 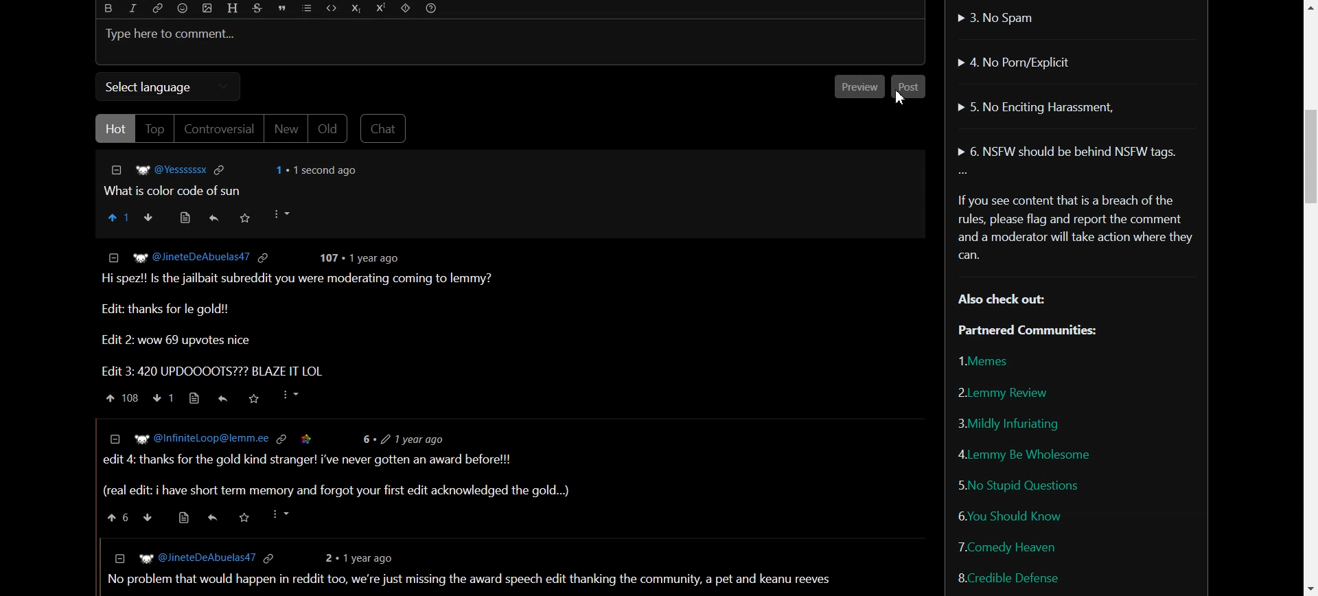 What do you see at coordinates (1008, 424) in the screenshot?
I see `Mildly Infuriating` at bounding box center [1008, 424].